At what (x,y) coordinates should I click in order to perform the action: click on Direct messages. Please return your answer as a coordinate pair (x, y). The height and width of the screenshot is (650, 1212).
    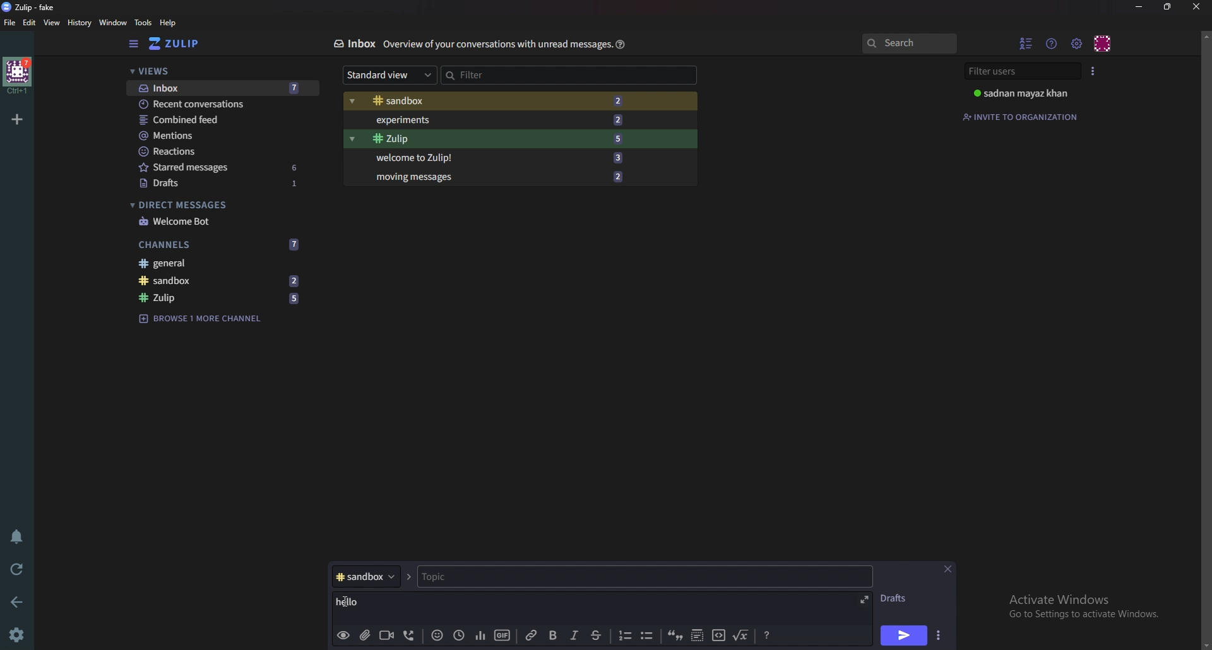
    Looking at the image, I should click on (215, 205).